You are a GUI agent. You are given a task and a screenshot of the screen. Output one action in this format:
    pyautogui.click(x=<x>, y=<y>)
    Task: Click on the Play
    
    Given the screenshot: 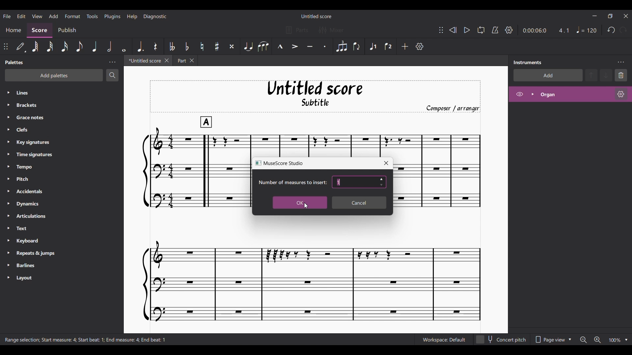 What is the action you would take?
    pyautogui.click(x=467, y=30)
    